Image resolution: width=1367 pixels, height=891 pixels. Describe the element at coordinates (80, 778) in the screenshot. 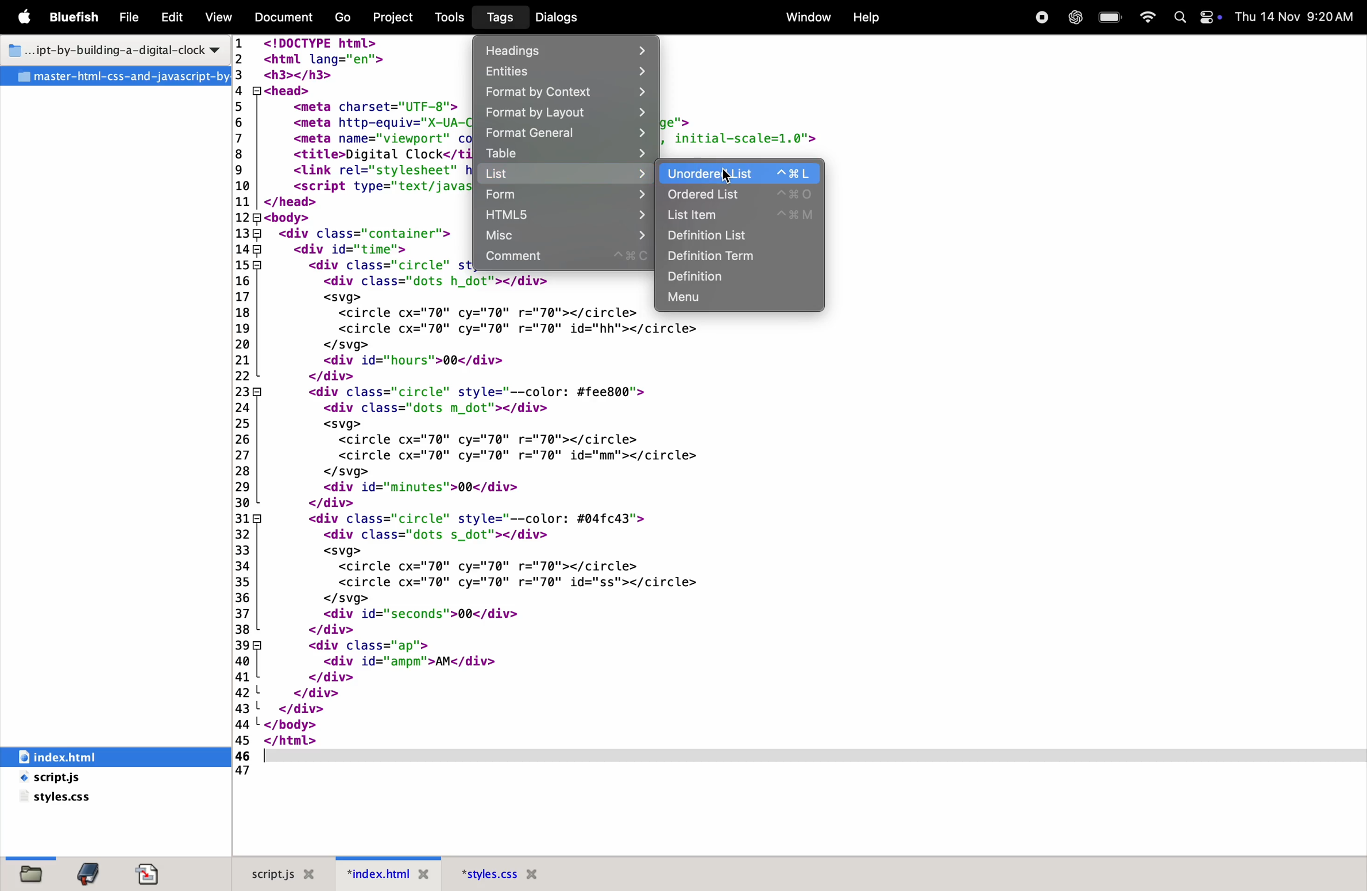

I see `script.js` at that location.